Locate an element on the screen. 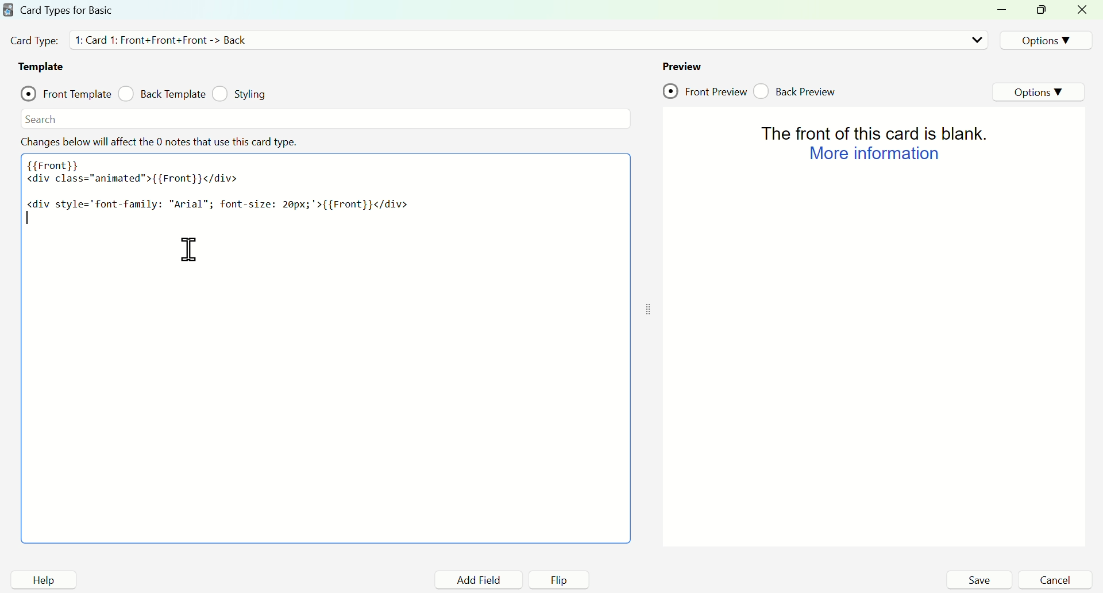  Front Template is located at coordinates (66, 92).